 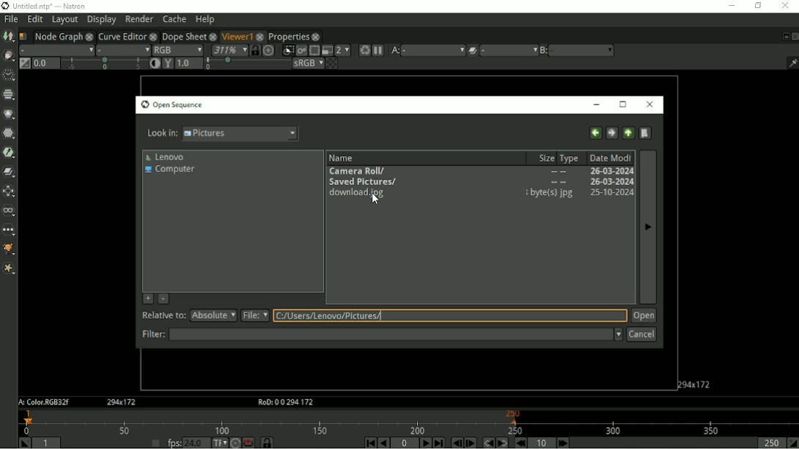 What do you see at coordinates (10, 171) in the screenshot?
I see `Merge` at bounding box center [10, 171].